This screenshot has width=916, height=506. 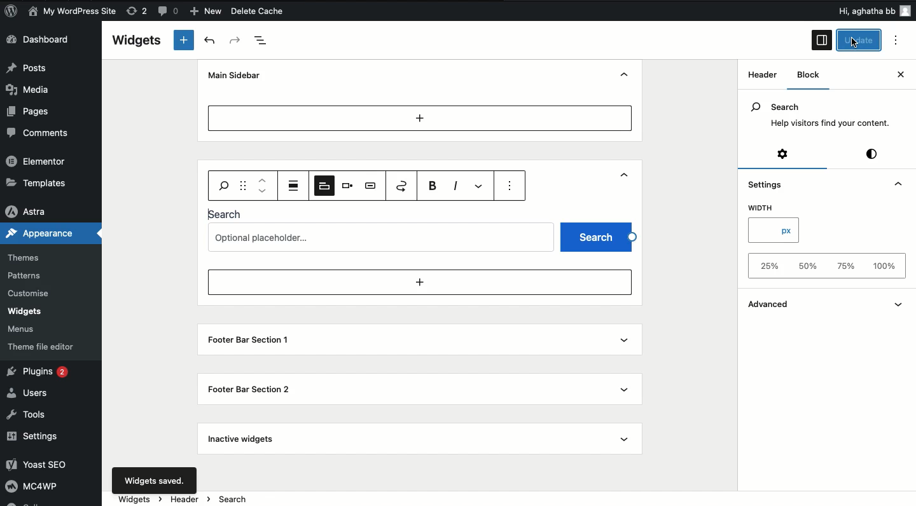 What do you see at coordinates (31, 254) in the screenshot?
I see `Themes` at bounding box center [31, 254].